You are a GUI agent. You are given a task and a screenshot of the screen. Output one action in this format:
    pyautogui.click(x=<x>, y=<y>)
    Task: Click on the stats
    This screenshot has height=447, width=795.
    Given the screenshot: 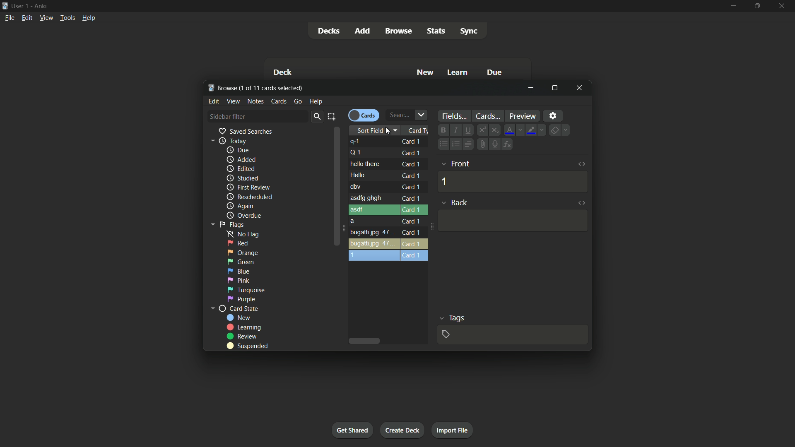 What is the action you would take?
    pyautogui.click(x=436, y=31)
    